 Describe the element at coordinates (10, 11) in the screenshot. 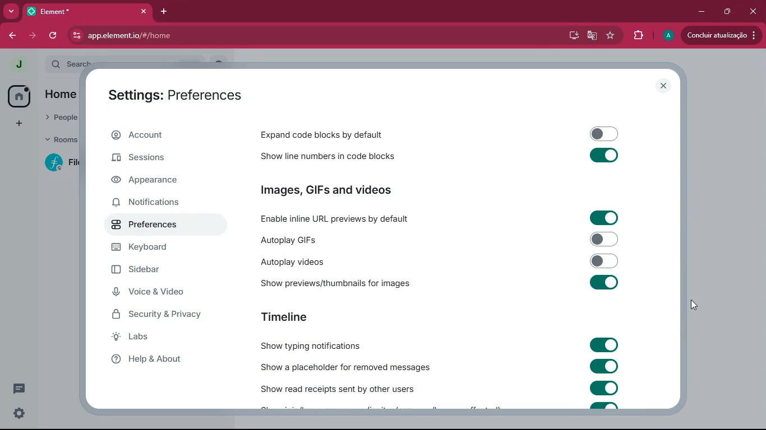

I see `more` at that location.